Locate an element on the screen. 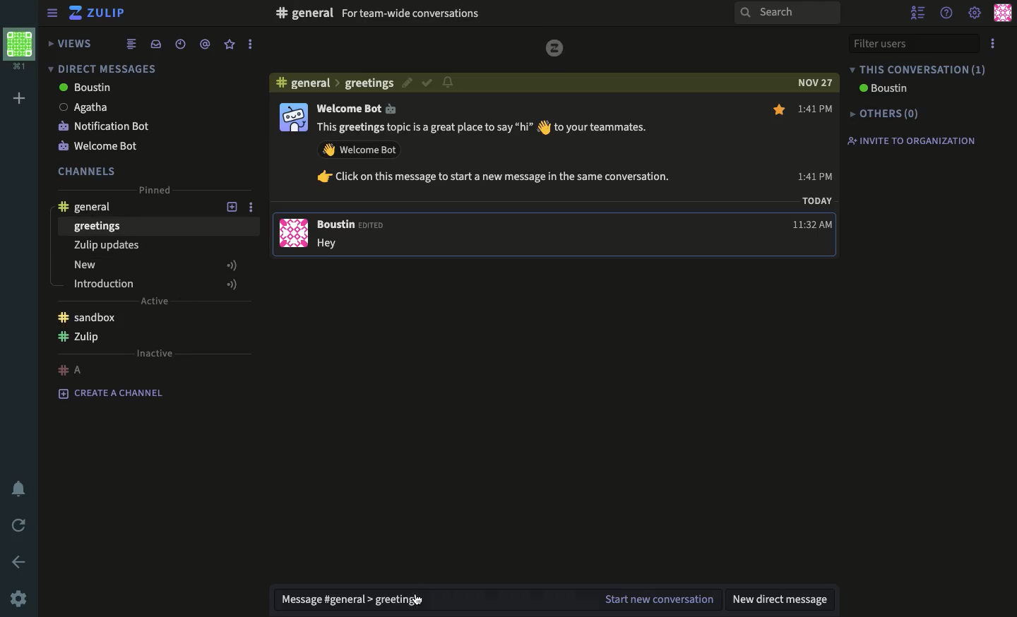  workspace is located at coordinates (22, 48).